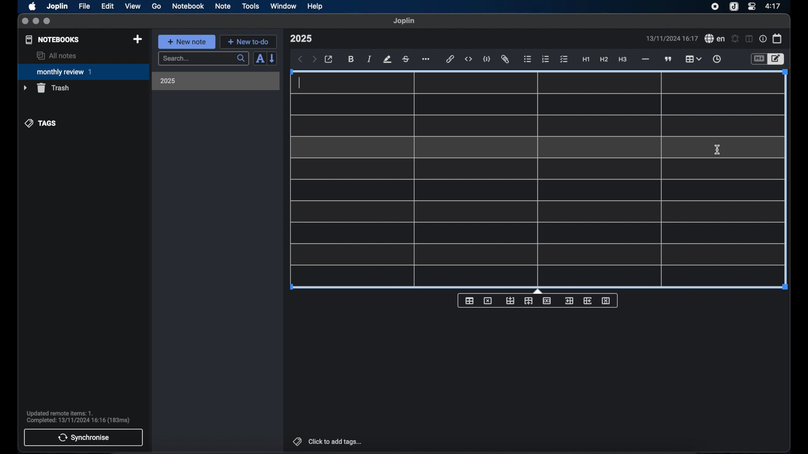 The height and width of the screenshot is (454, 808). Describe the element at coordinates (78, 417) in the screenshot. I see `sync notification` at that location.